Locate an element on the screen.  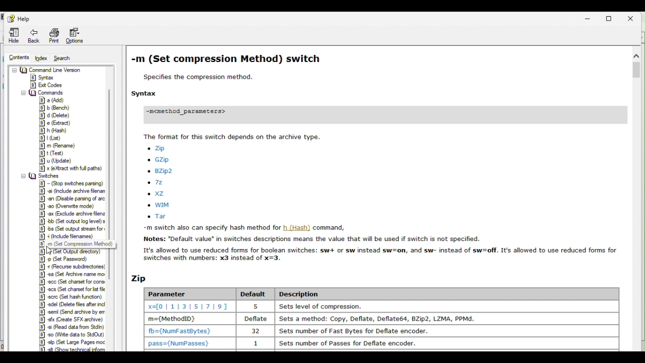
table is located at coordinates (371, 312).